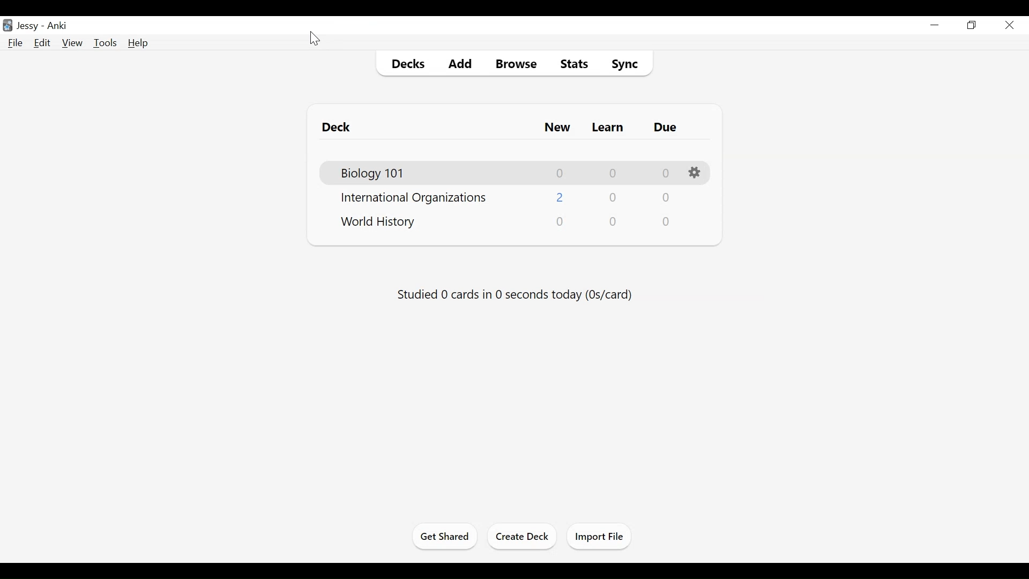 Image resolution: width=1029 pixels, height=579 pixels. Describe the element at coordinates (381, 175) in the screenshot. I see `Biology 101` at that location.